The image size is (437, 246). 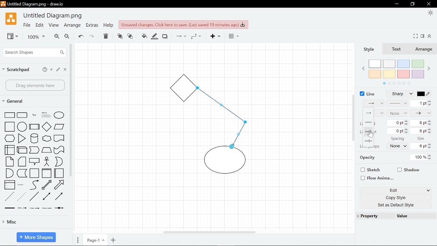 What do you see at coordinates (35, 85) in the screenshot?
I see `Drag elements here` at bounding box center [35, 85].